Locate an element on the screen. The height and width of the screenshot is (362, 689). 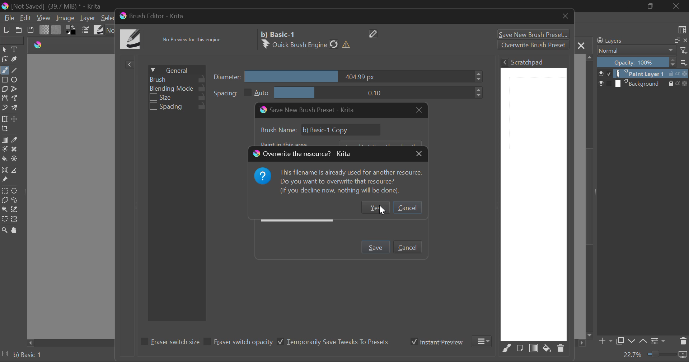
Save is located at coordinates (31, 30).